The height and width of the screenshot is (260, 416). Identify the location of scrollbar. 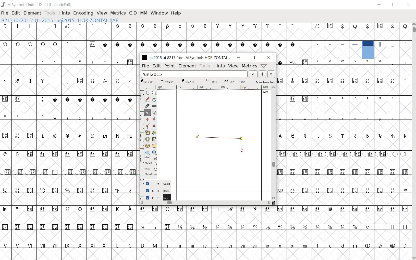
(205, 203).